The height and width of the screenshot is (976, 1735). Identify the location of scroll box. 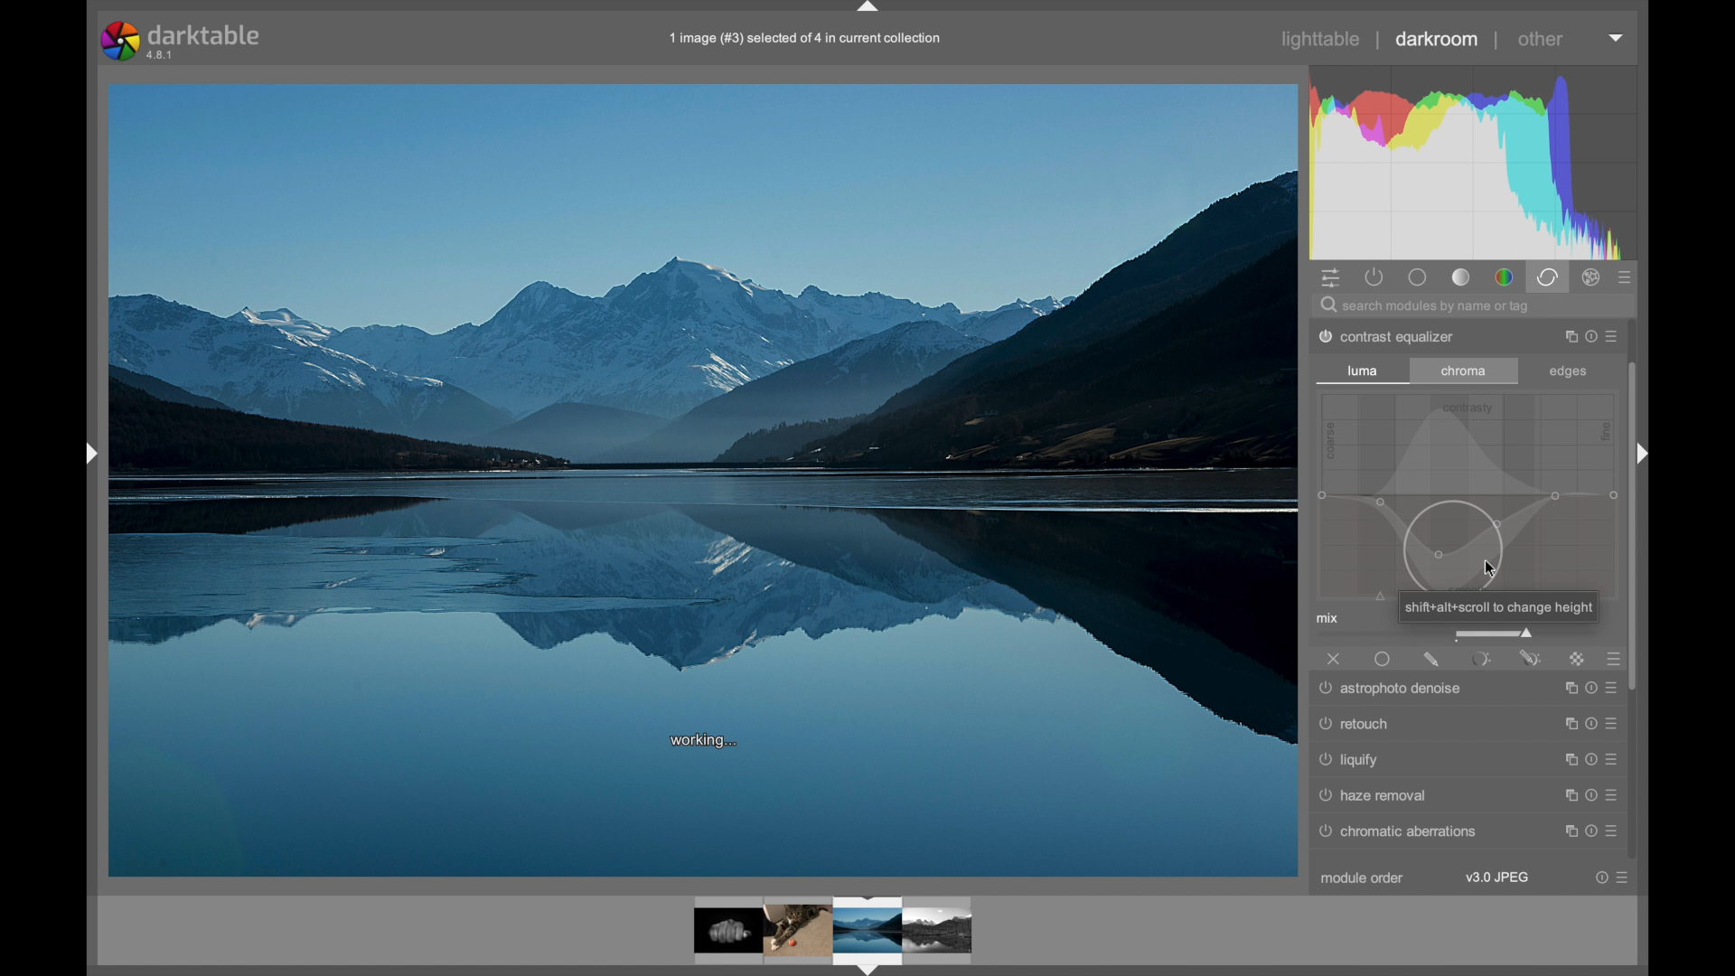
(1633, 575).